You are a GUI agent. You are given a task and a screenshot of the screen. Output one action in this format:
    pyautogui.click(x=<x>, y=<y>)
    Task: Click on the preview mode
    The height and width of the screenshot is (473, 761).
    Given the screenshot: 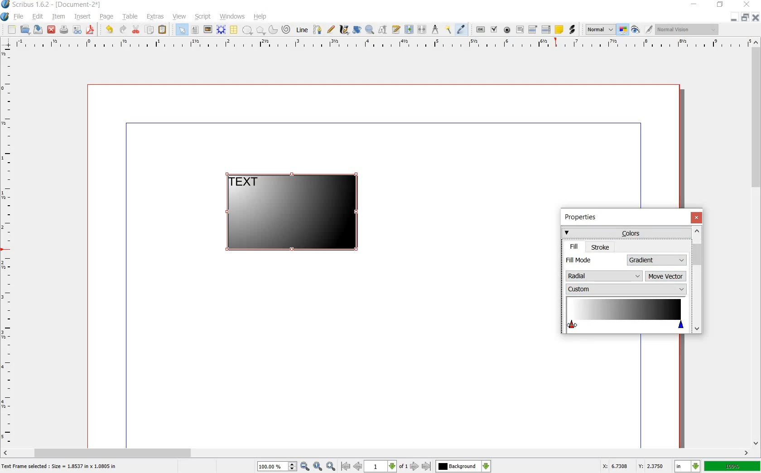 What is the action you would take?
    pyautogui.click(x=636, y=29)
    